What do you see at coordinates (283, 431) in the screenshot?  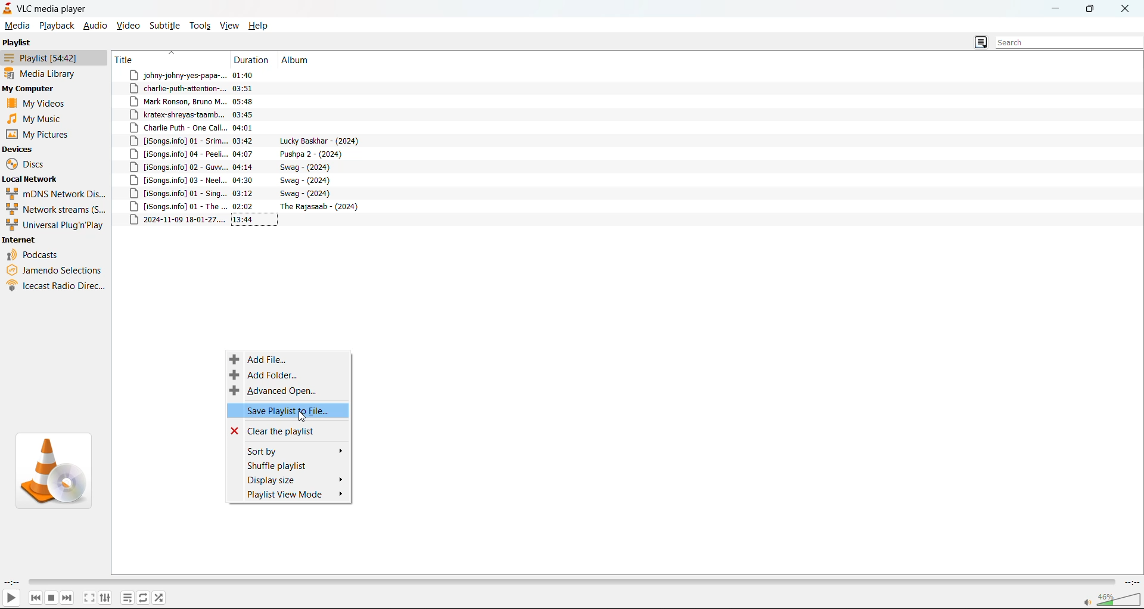 I see `clear the playlist` at bounding box center [283, 431].